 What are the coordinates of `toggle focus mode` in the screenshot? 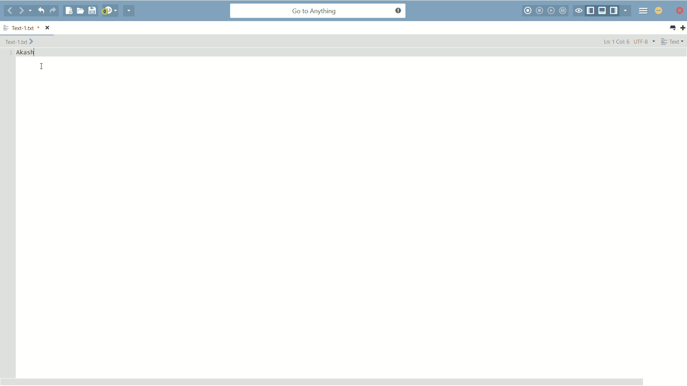 It's located at (578, 11).